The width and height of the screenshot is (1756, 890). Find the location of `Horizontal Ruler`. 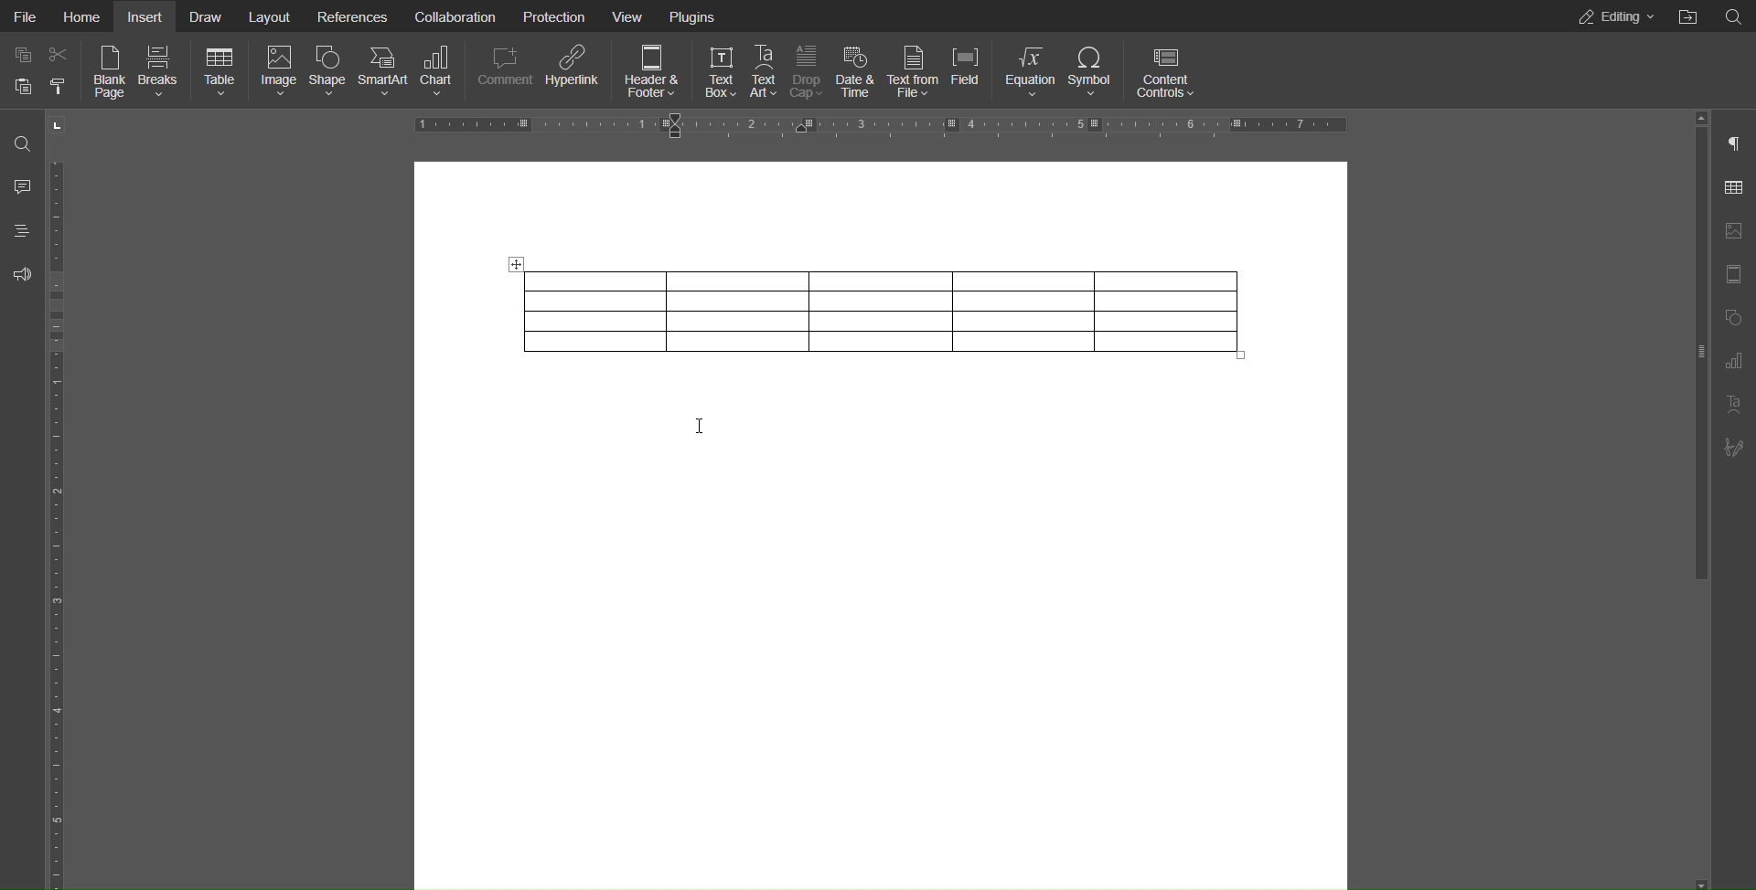

Horizontal Ruler is located at coordinates (888, 125).